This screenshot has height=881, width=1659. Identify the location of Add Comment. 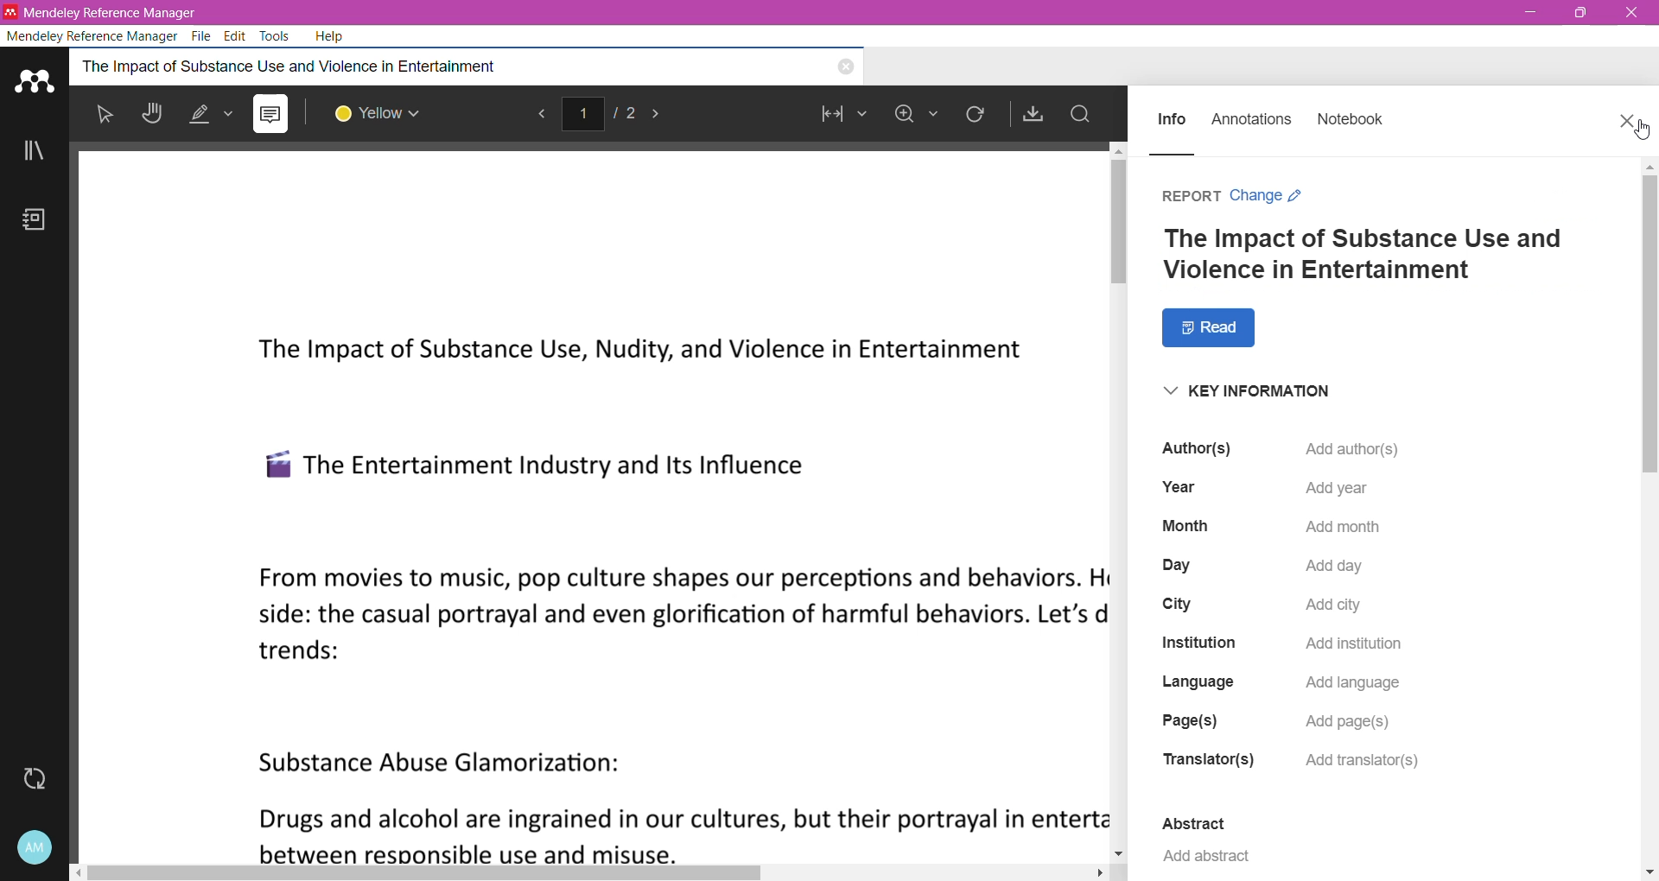
(270, 114).